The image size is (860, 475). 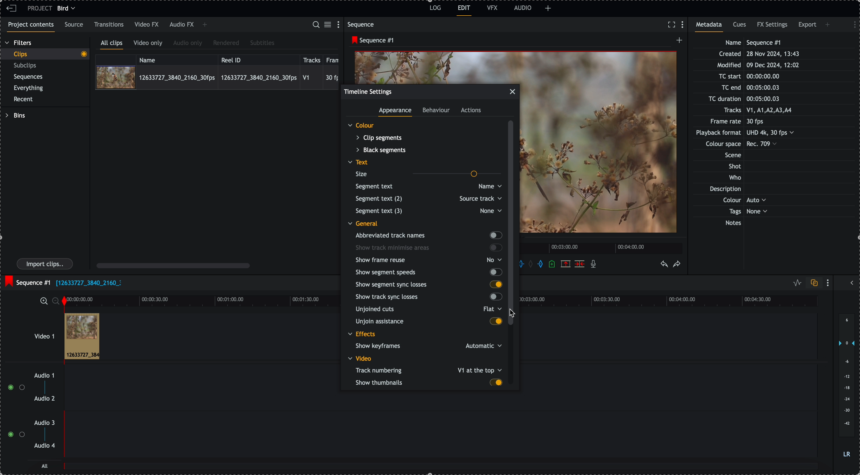 I want to click on show thumnails, so click(x=428, y=383).